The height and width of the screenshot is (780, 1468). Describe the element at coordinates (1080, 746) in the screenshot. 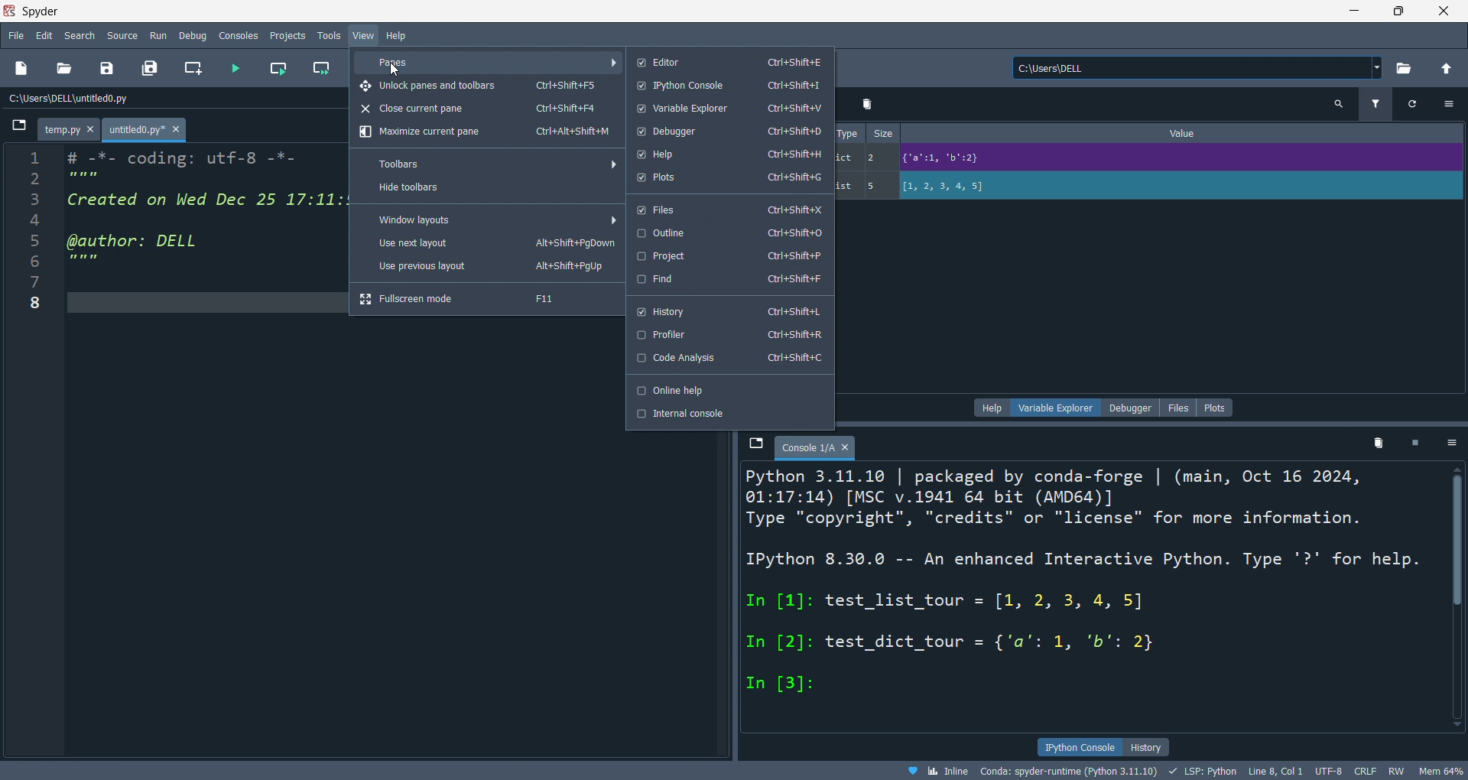

I see `ipython console` at that location.